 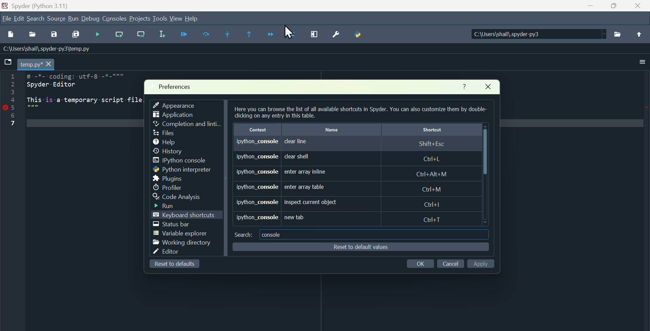 I want to click on Continue execution until next function, so click(x=271, y=33).